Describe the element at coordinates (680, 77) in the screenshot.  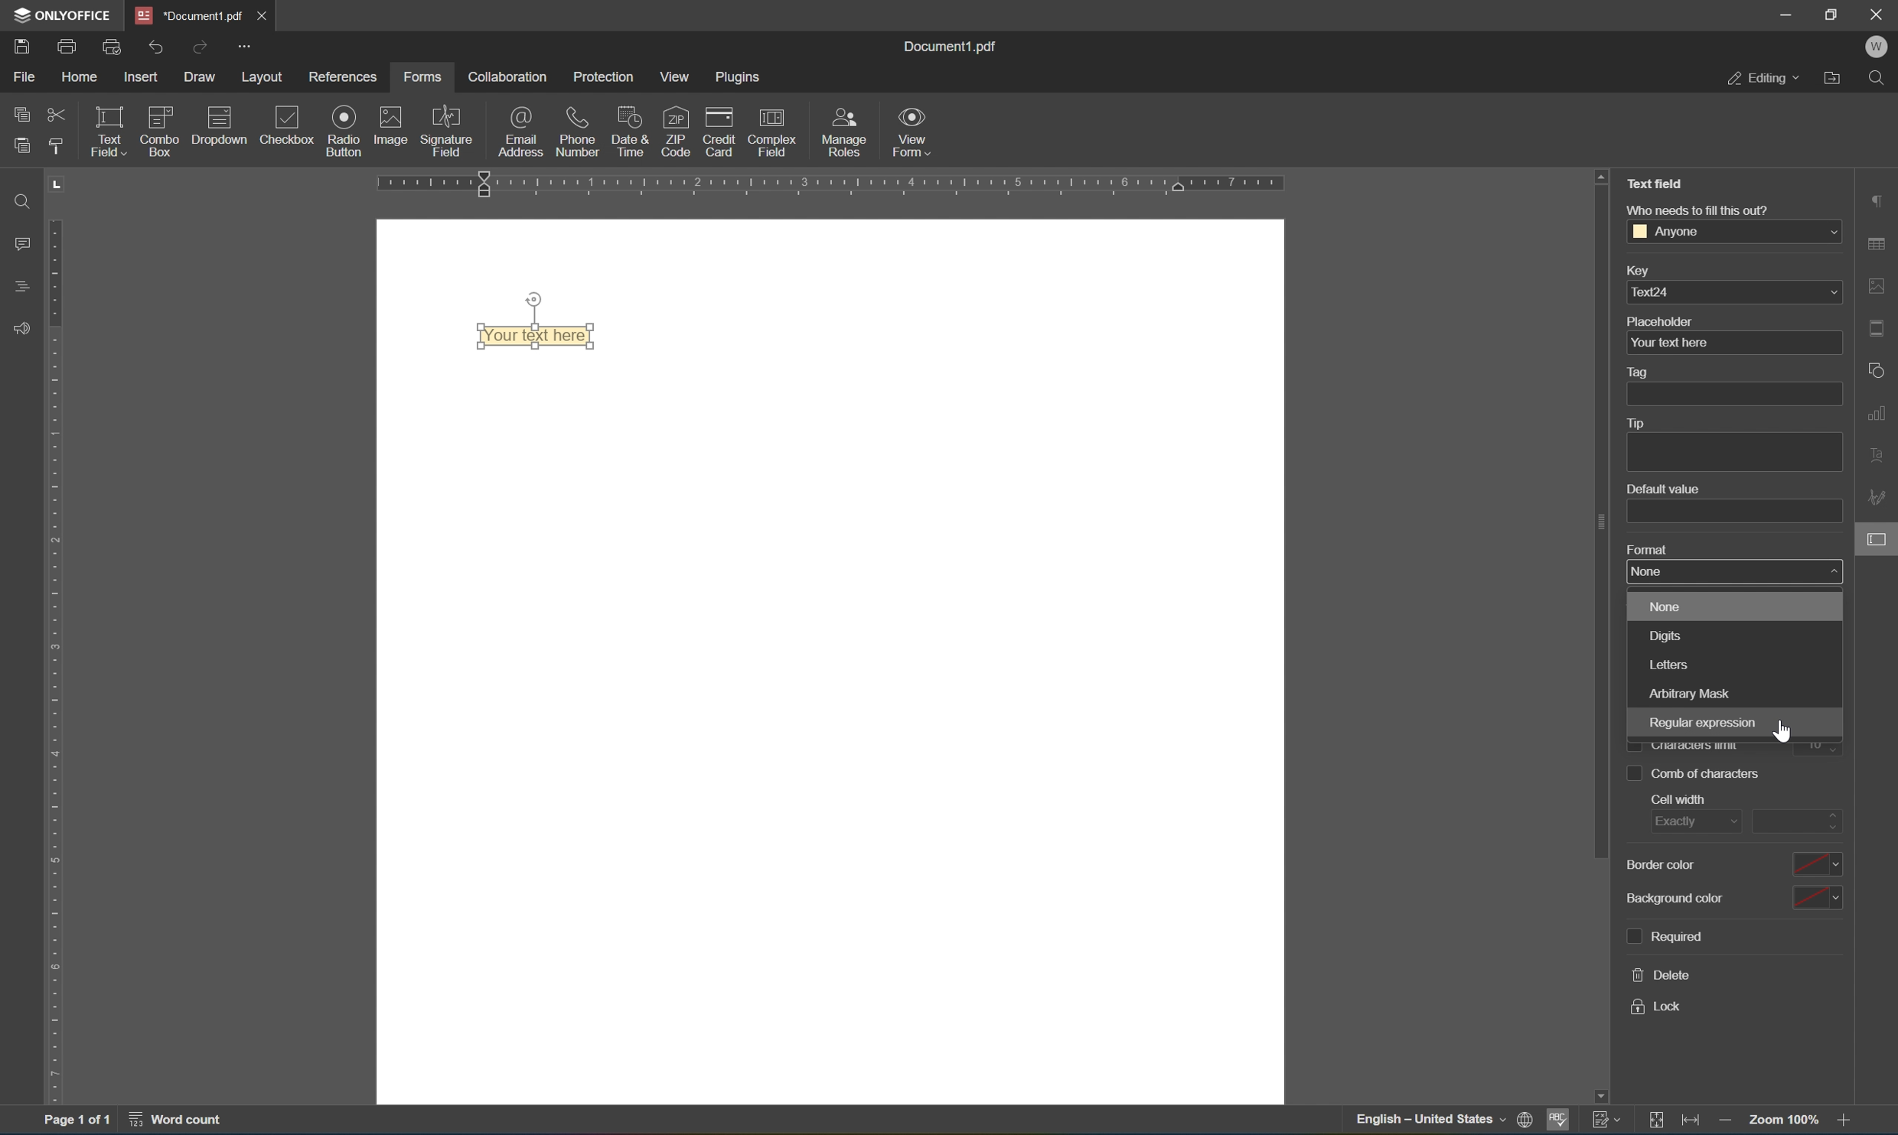
I see `view` at that location.